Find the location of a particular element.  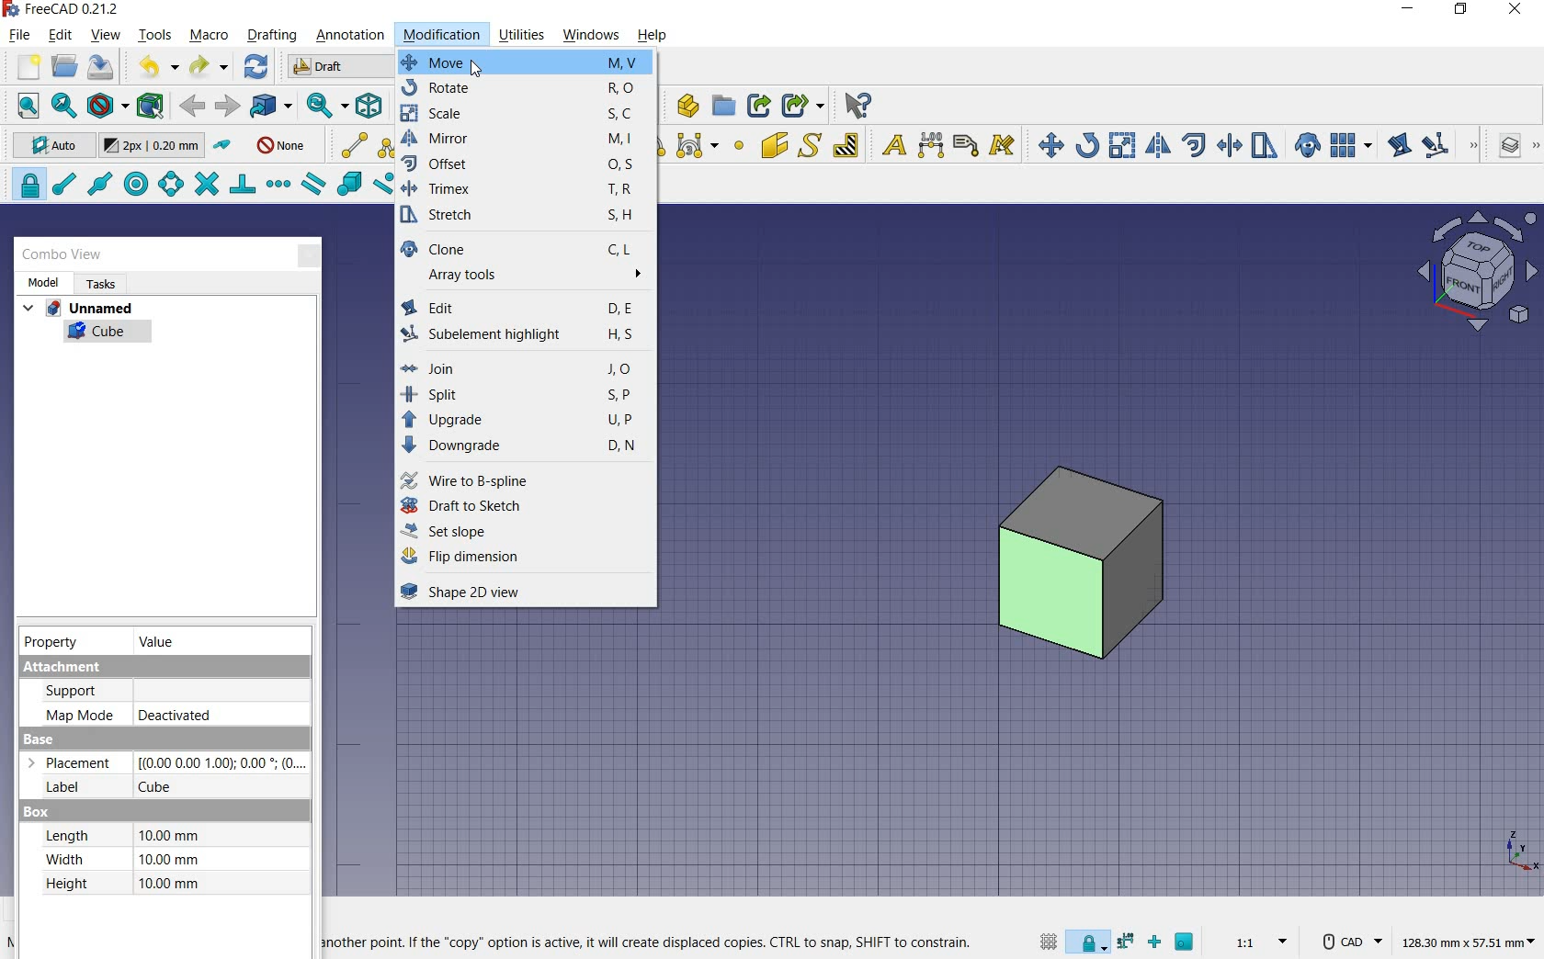

join is located at coordinates (523, 368).